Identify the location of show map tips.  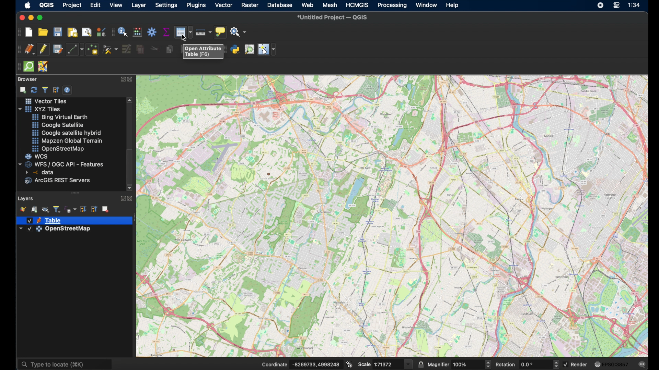
(220, 31).